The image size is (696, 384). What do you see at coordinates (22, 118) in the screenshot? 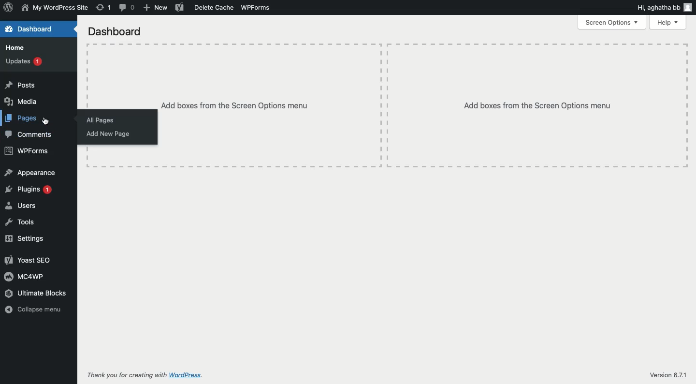
I see `Pages` at bounding box center [22, 118].